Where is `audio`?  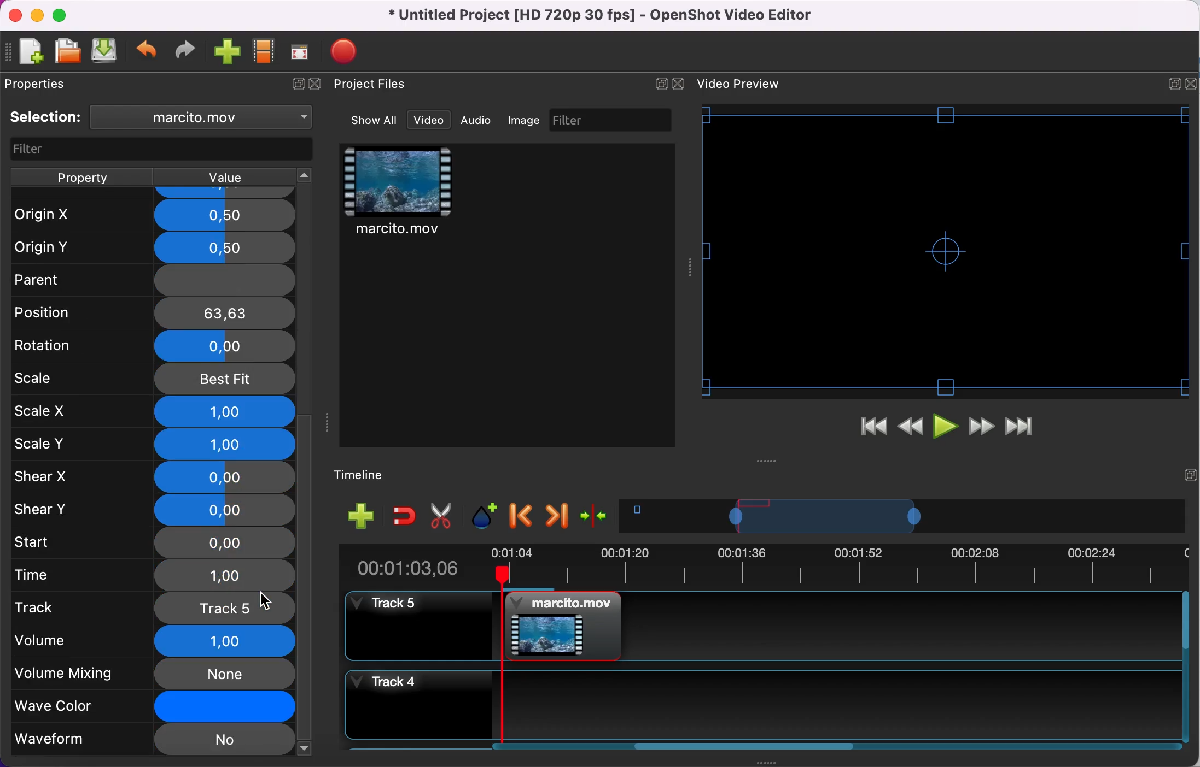
audio is located at coordinates (476, 120).